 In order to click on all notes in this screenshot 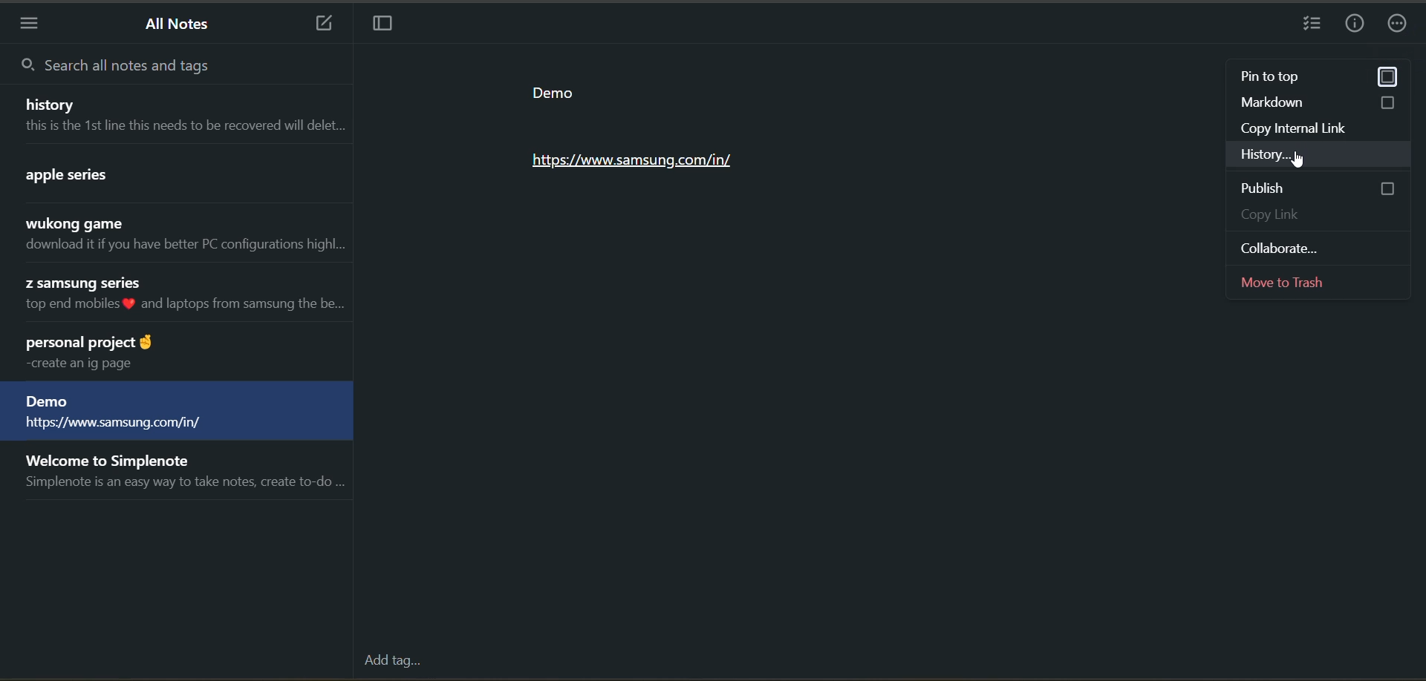, I will do `click(181, 25)`.